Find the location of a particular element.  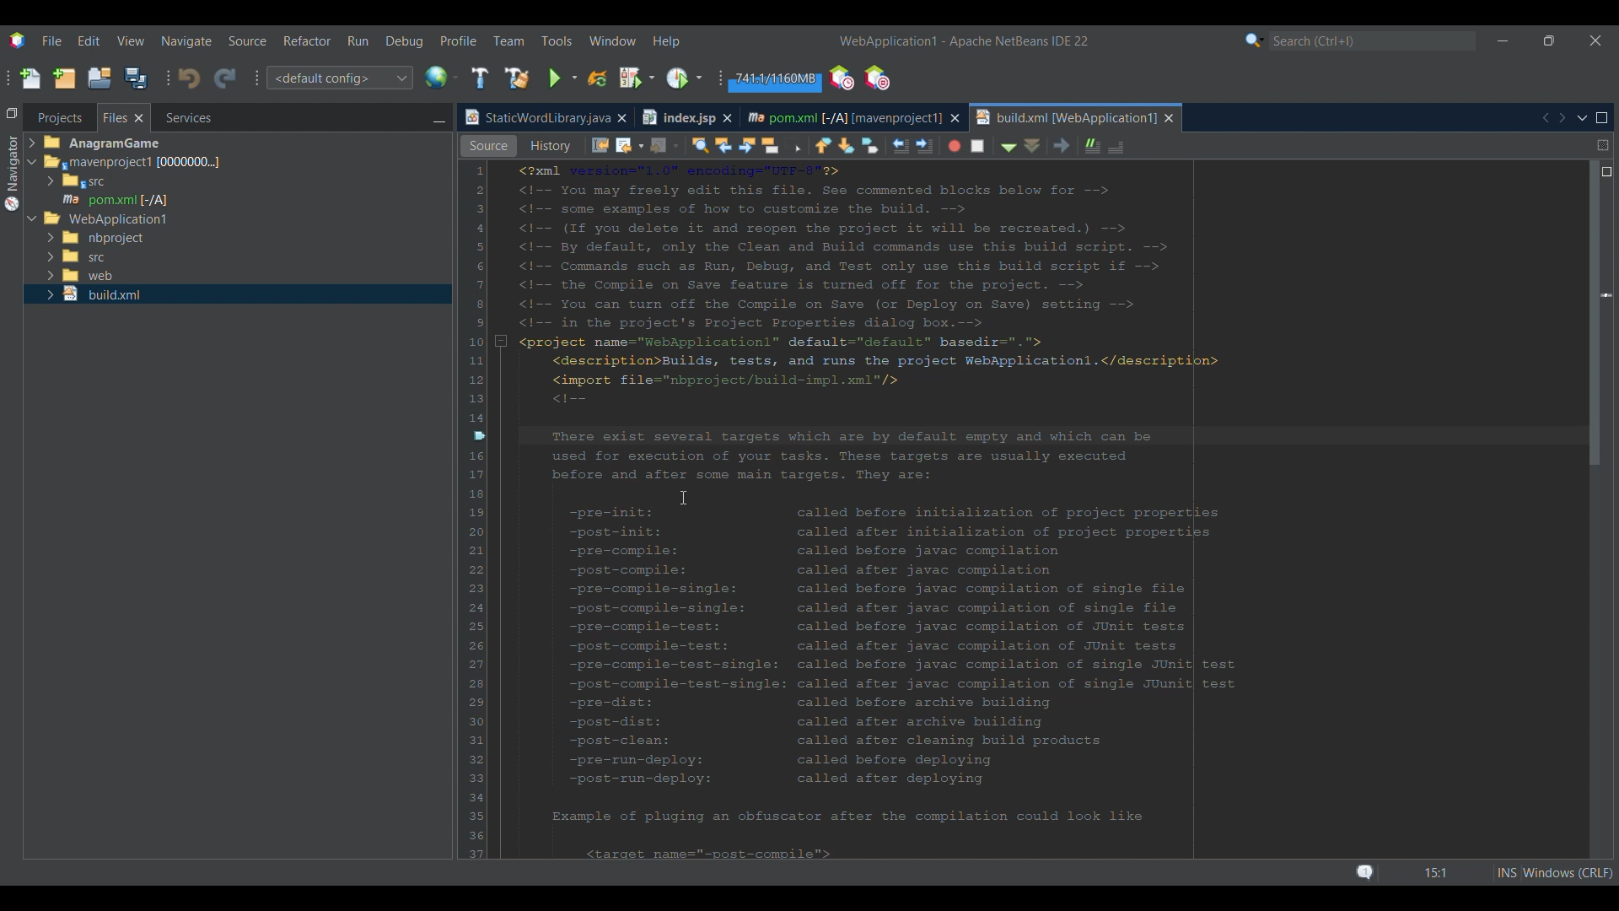

Highlighted by cursor is located at coordinates (560, 455).